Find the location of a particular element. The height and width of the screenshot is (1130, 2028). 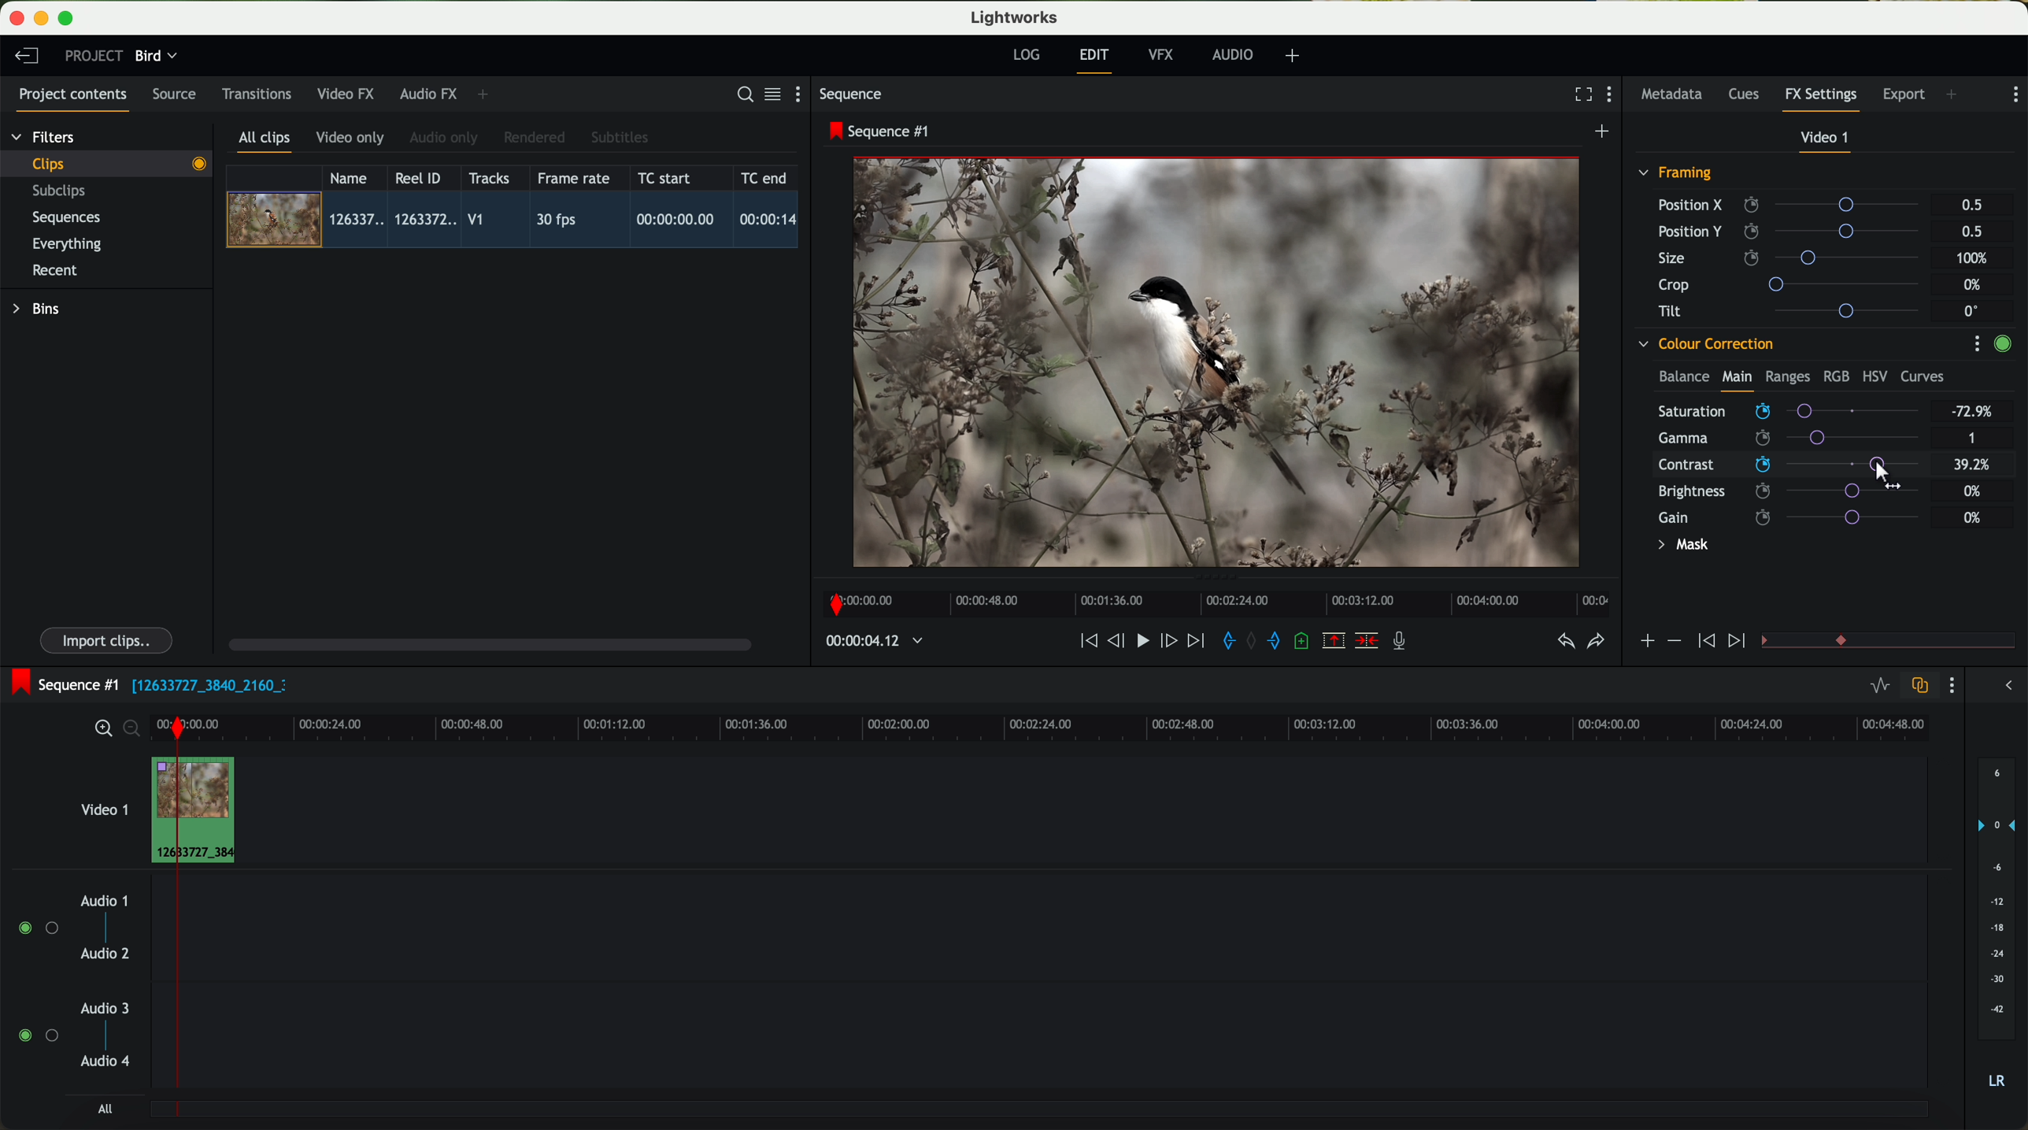

mouse up (saturation) is located at coordinates (1787, 408).